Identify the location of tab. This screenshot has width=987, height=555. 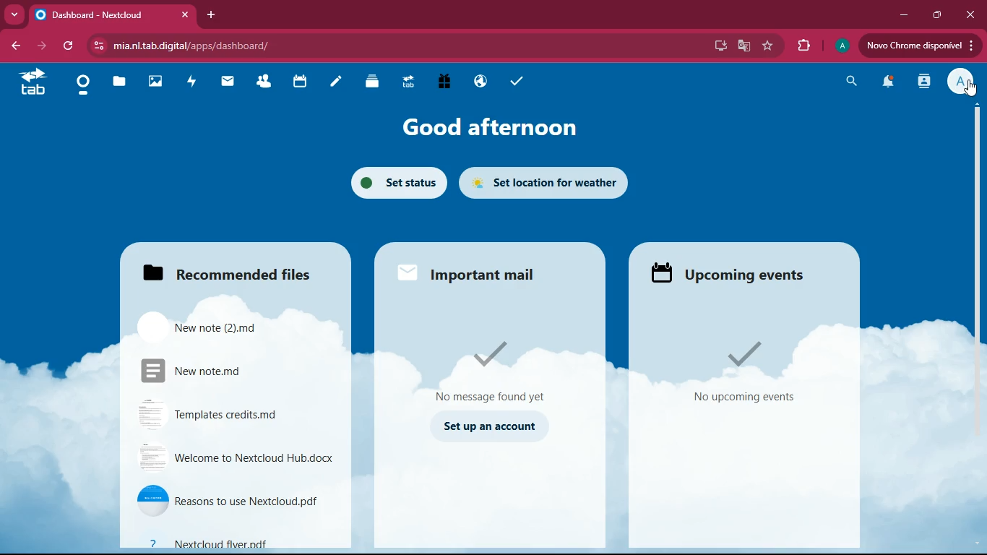
(32, 88).